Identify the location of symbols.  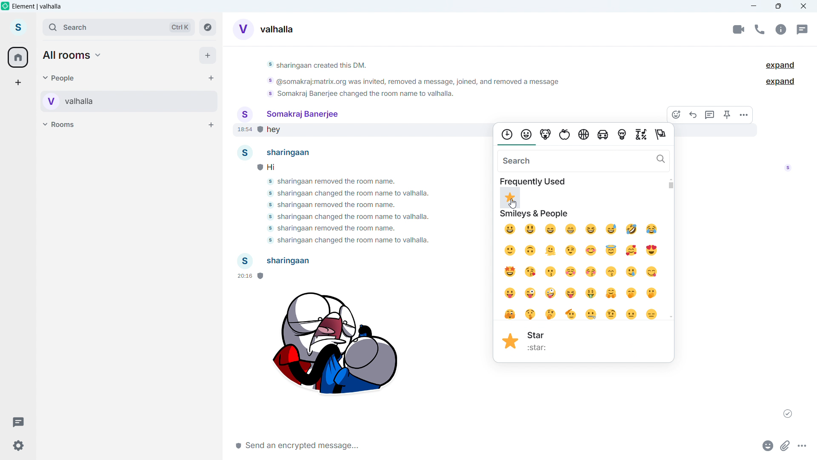
(643, 135).